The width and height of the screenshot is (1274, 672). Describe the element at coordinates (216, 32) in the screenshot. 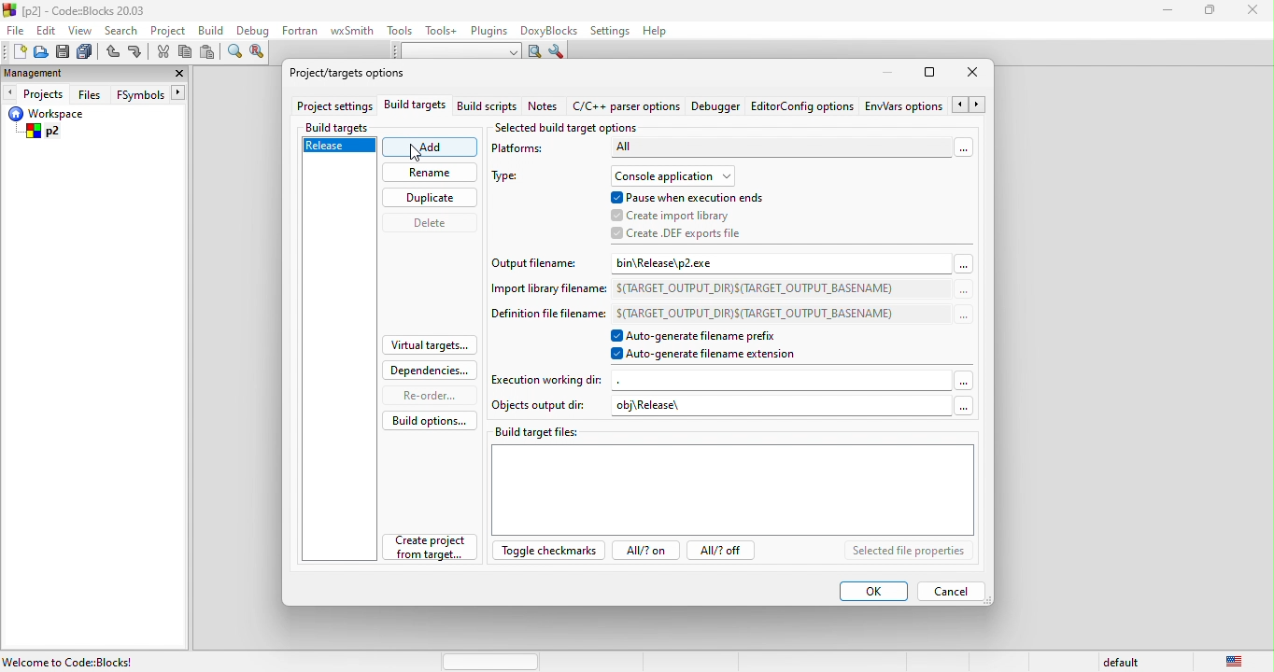

I see `build` at that location.